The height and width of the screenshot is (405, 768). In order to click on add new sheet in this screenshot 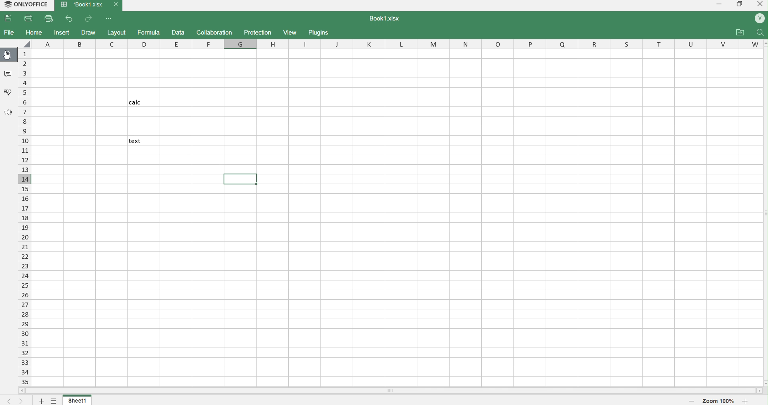, I will do `click(40, 399)`.